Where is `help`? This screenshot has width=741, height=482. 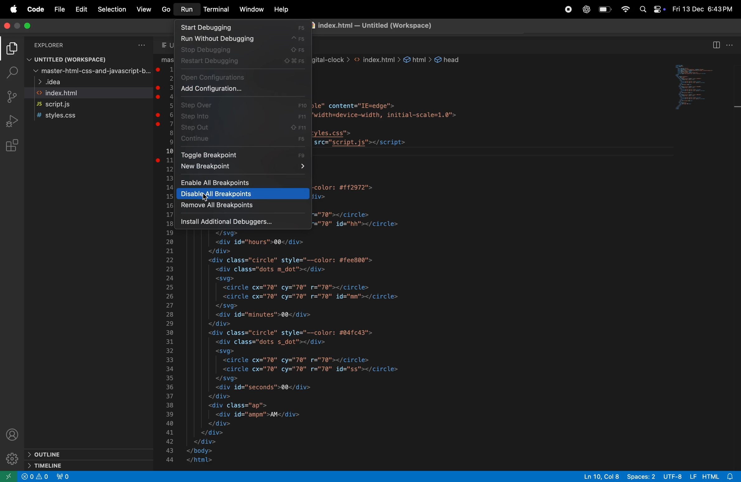
help is located at coordinates (285, 9).